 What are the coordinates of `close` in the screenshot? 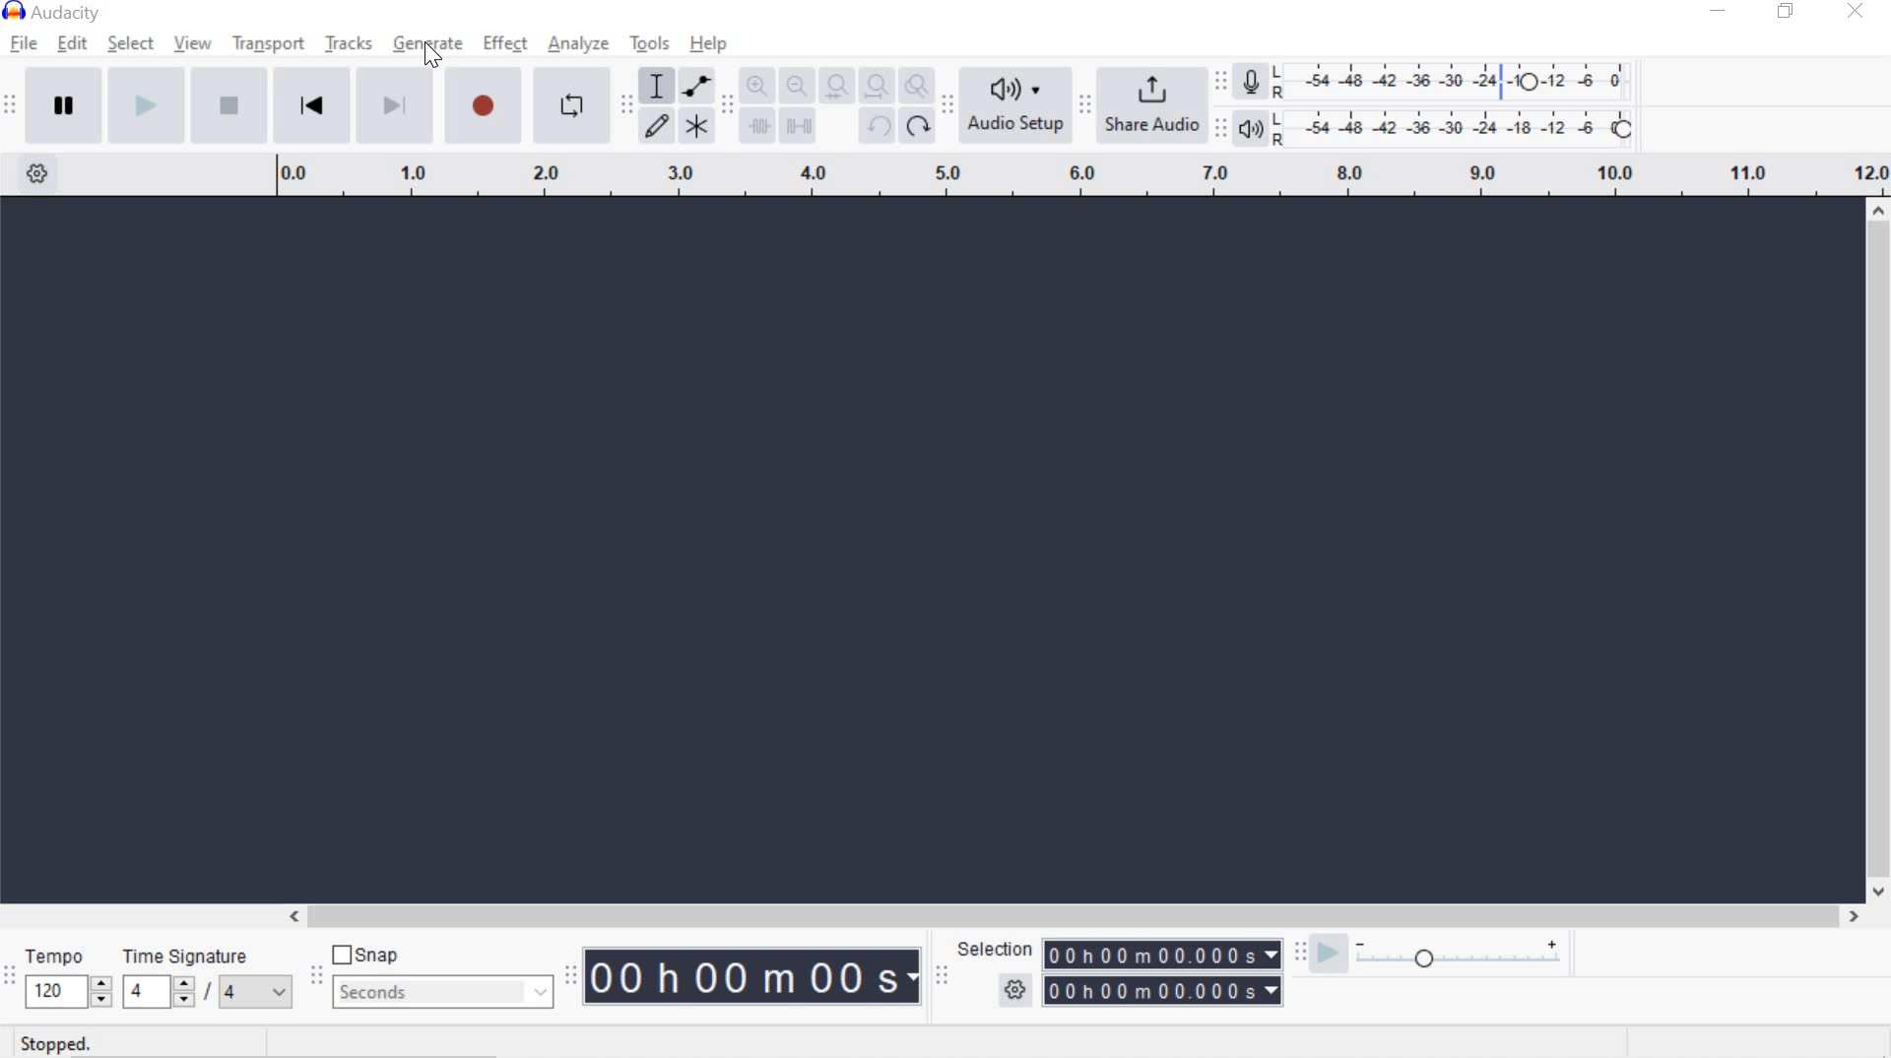 It's located at (1857, 11).